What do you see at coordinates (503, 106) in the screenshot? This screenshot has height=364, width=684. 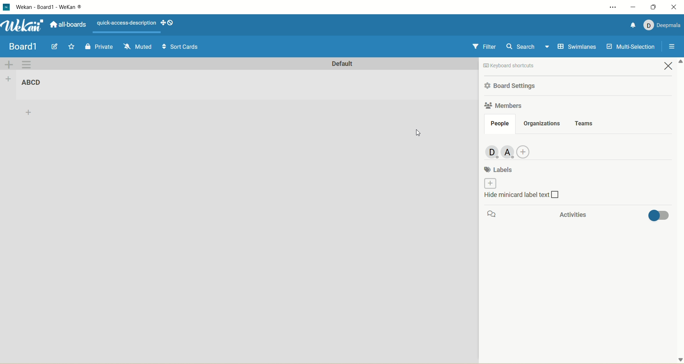 I see `members` at bounding box center [503, 106].